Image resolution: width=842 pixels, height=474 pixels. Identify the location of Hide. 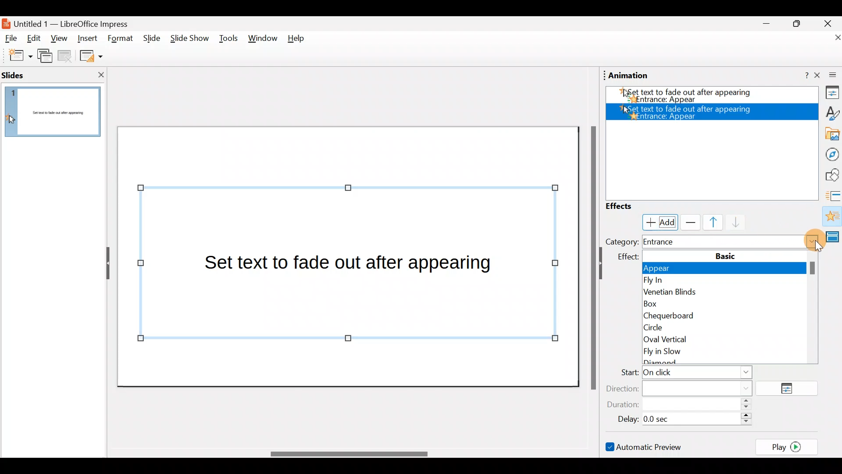
(104, 264).